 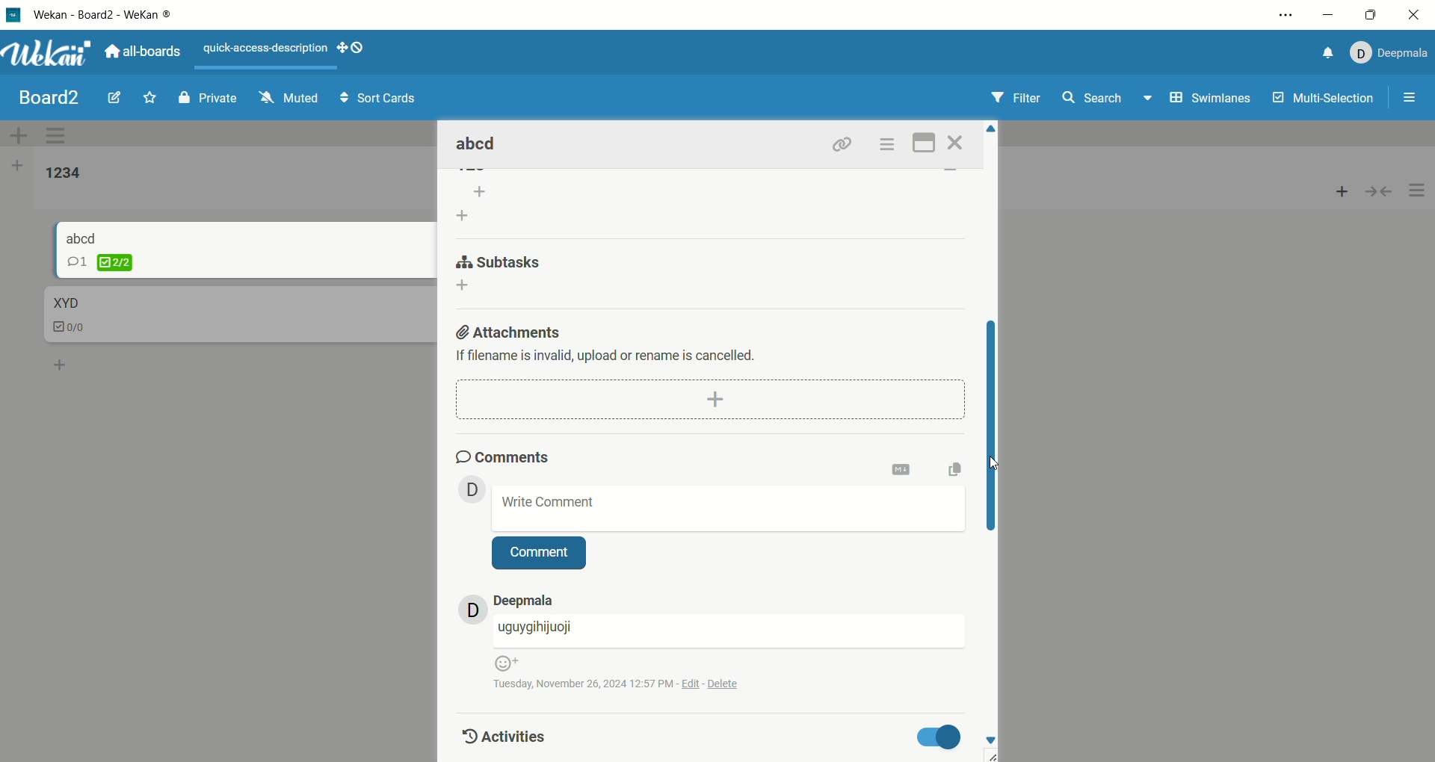 What do you see at coordinates (886, 144) in the screenshot?
I see `options` at bounding box center [886, 144].